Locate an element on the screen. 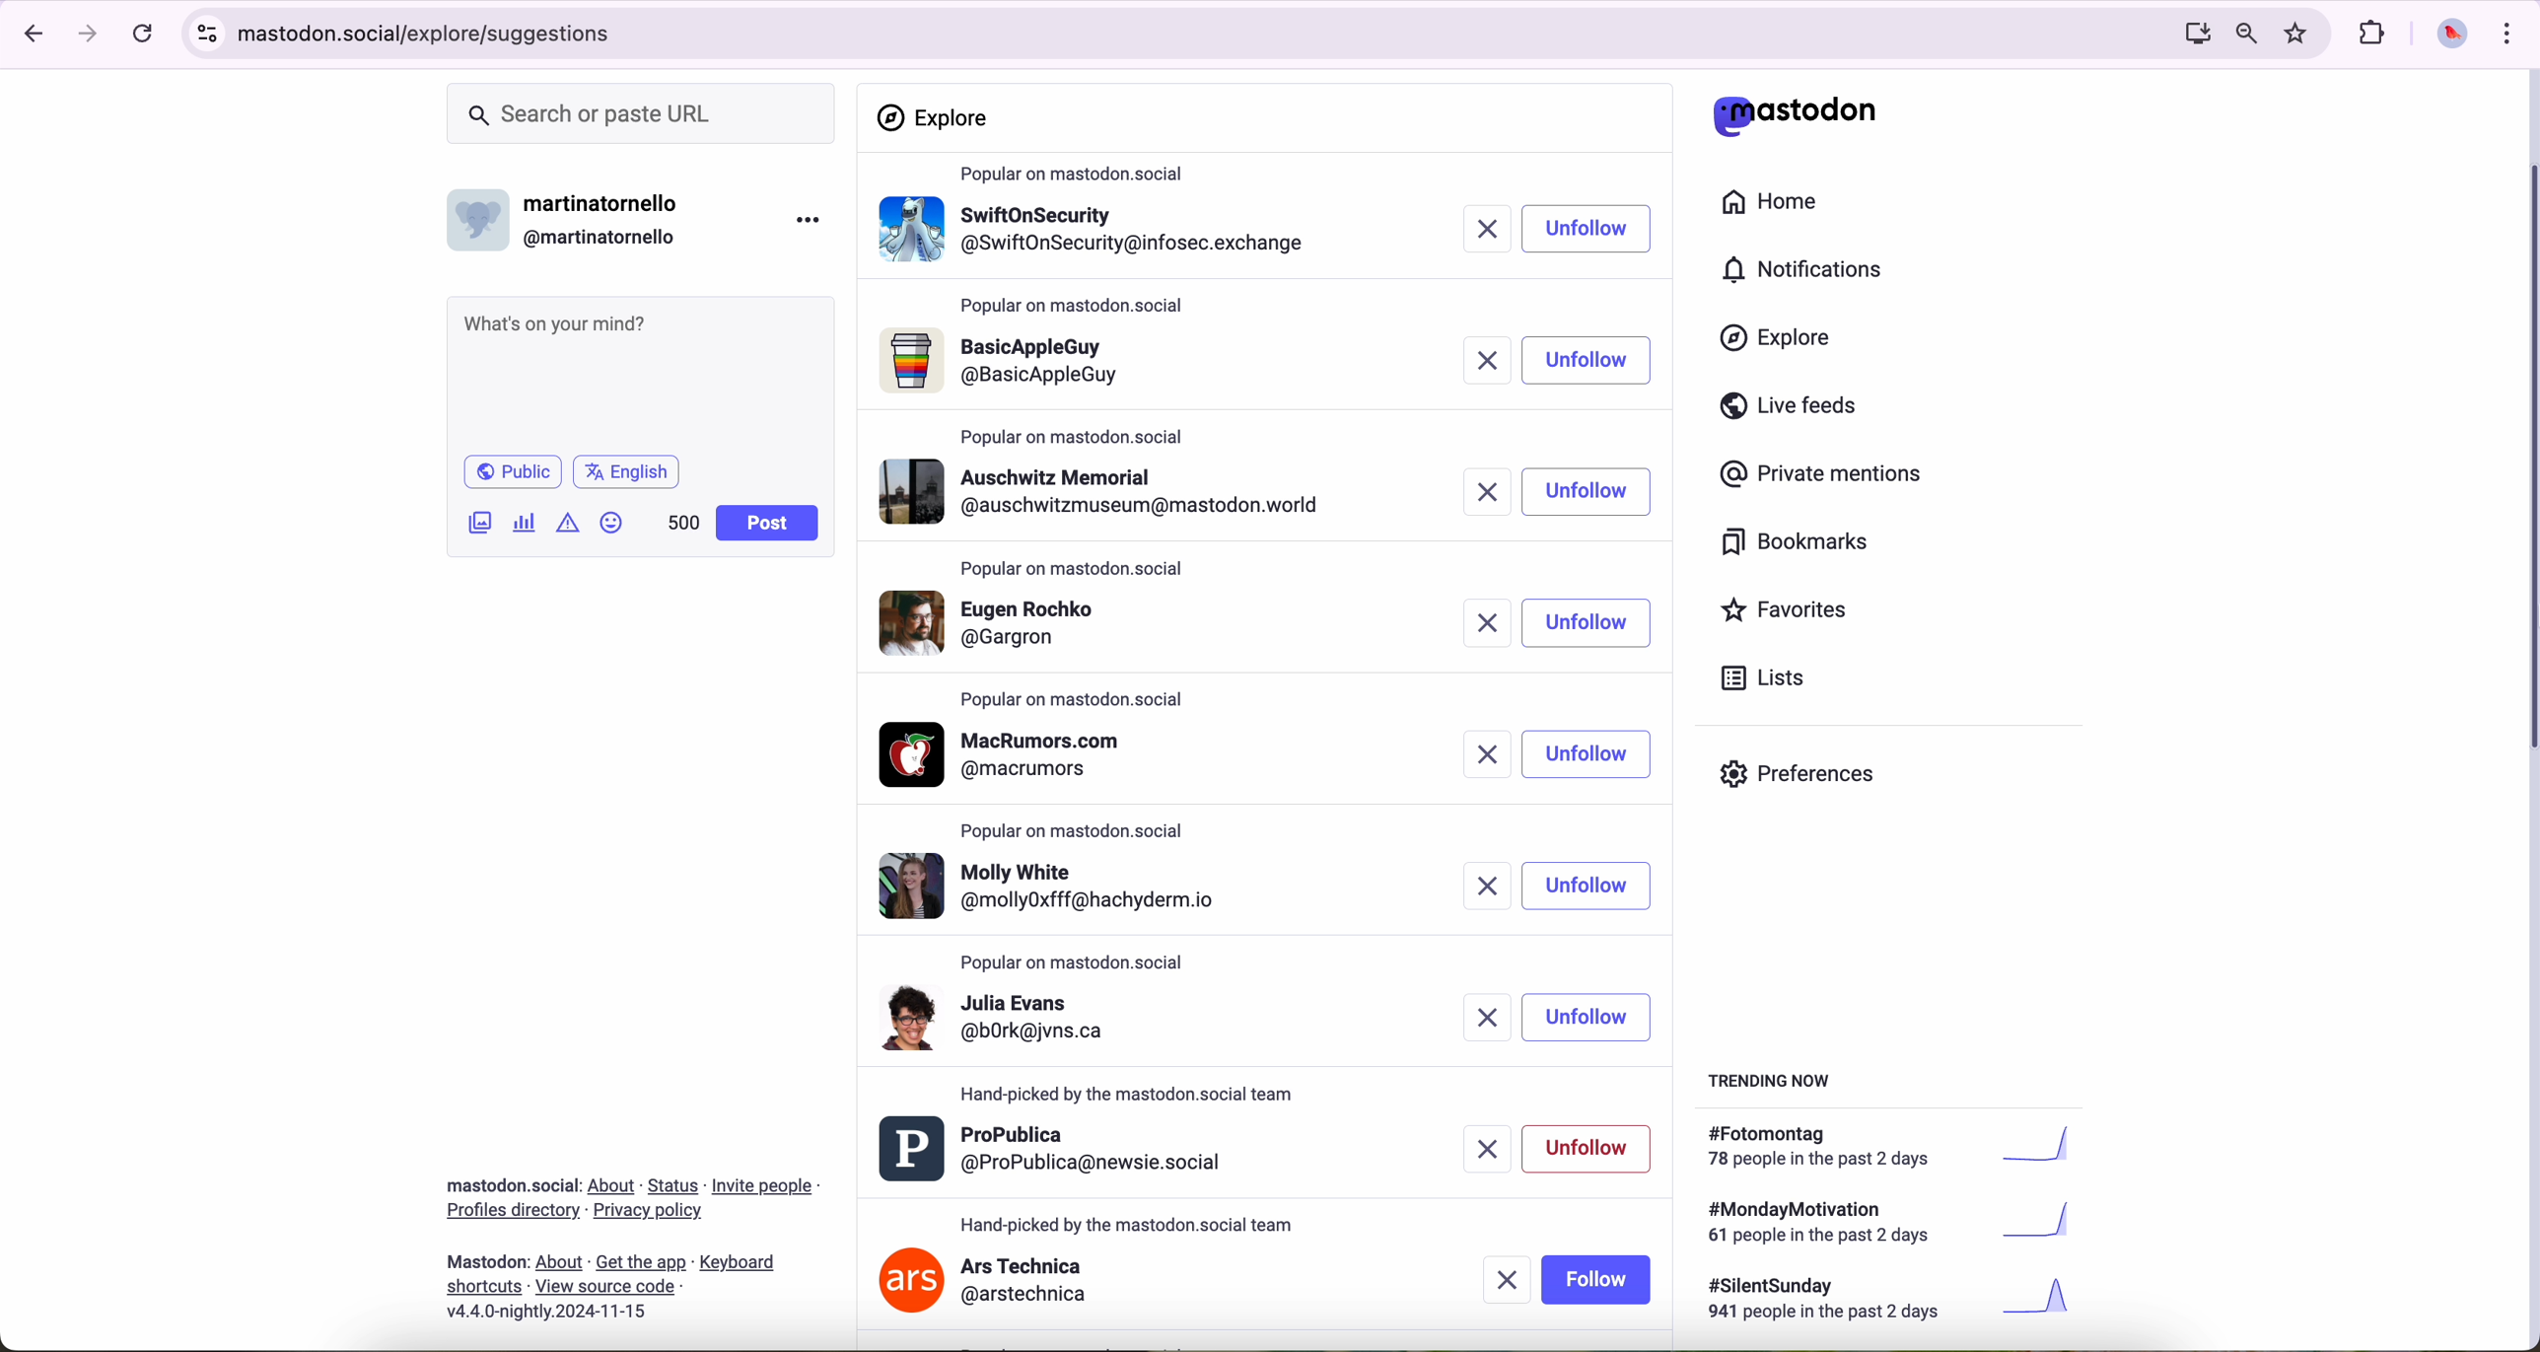 The height and width of the screenshot is (1352, 2540). scroll bar is located at coordinates (2524, 463).